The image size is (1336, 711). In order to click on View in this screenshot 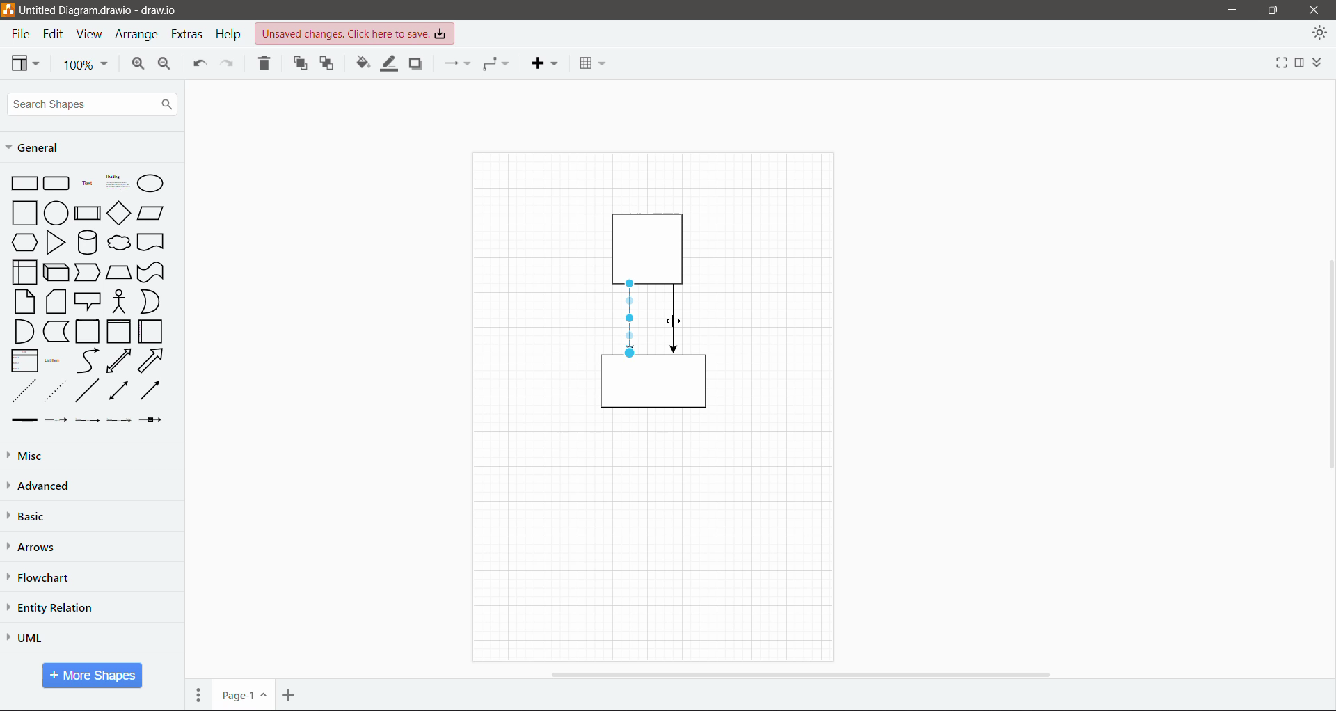, I will do `click(26, 63)`.